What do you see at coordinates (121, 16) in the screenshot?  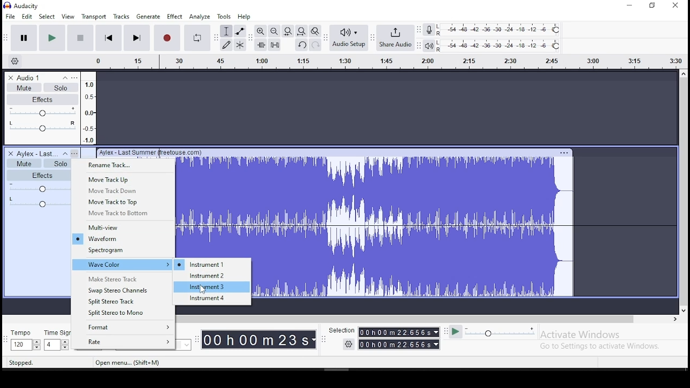 I see `tracks` at bounding box center [121, 16].